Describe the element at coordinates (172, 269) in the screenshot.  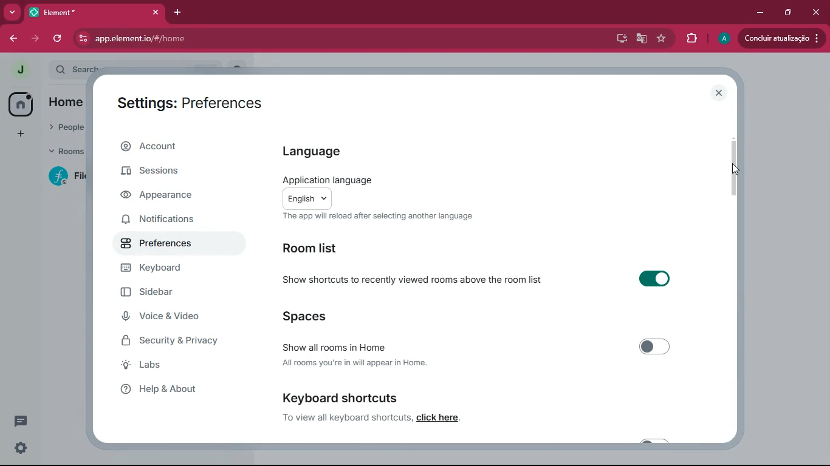
I see `keyboard ` at that location.